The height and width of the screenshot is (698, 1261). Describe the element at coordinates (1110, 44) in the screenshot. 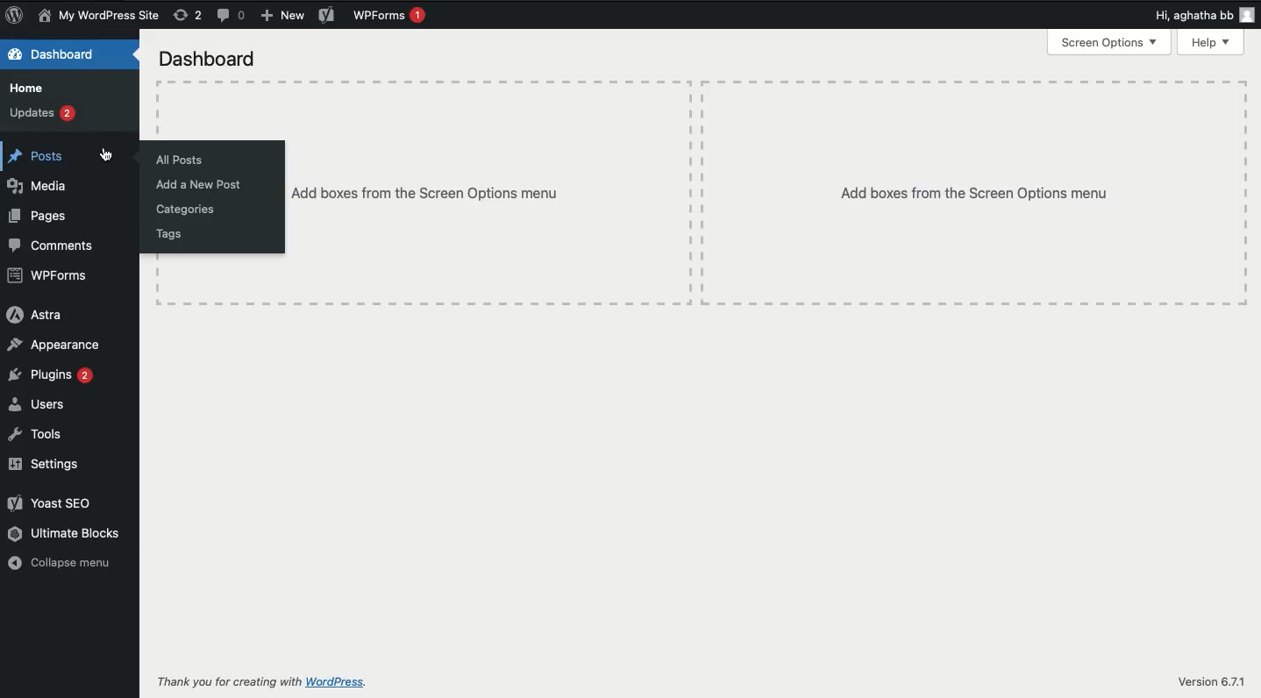

I see `Screen options` at that location.